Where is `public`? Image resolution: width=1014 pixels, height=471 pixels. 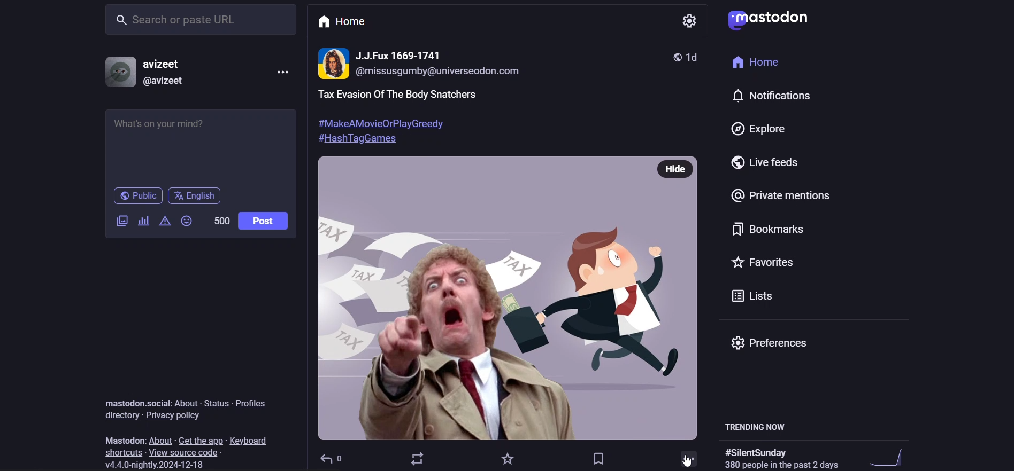
public is located at coordinates (678, 56).